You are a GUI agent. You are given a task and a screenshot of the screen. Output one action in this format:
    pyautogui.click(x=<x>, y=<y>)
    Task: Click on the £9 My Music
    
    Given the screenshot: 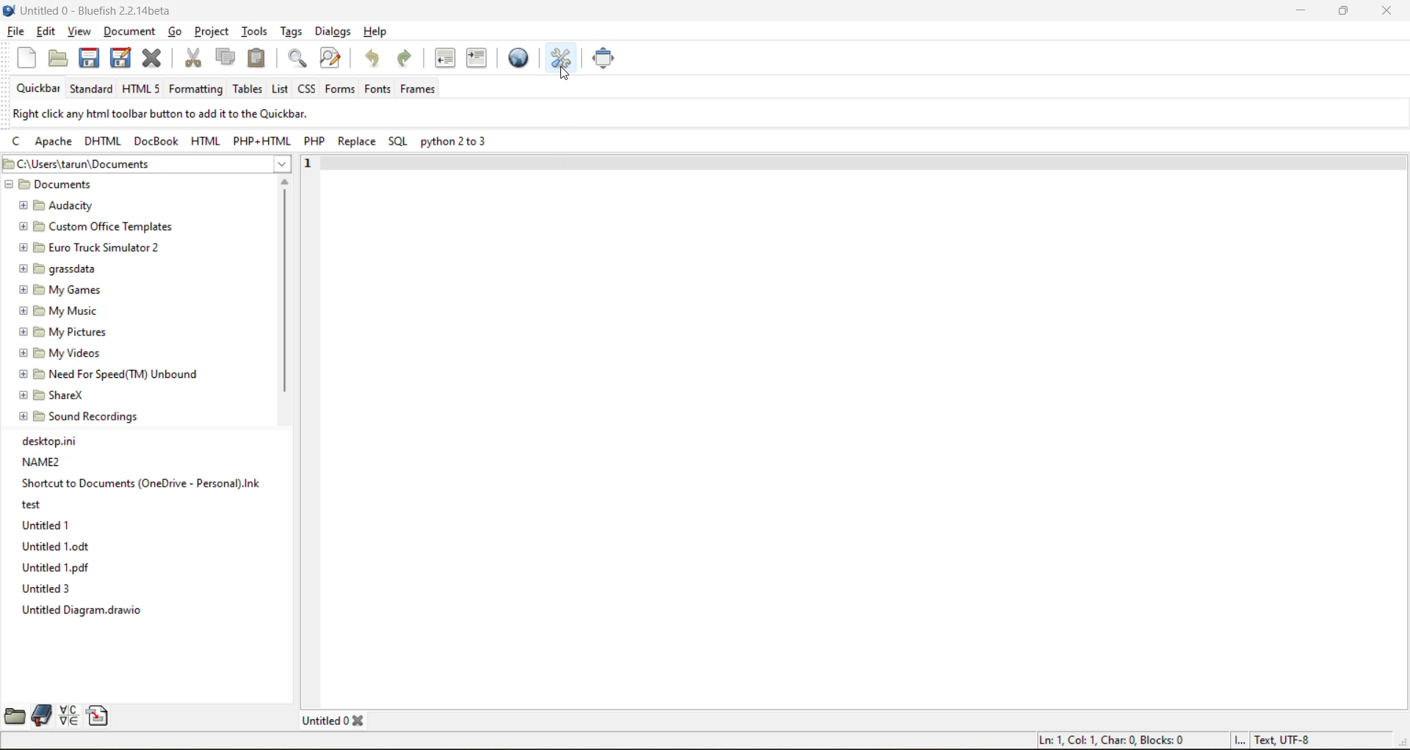 What is the action you would take?
    pyautogui.click(x=58, y=310)
    